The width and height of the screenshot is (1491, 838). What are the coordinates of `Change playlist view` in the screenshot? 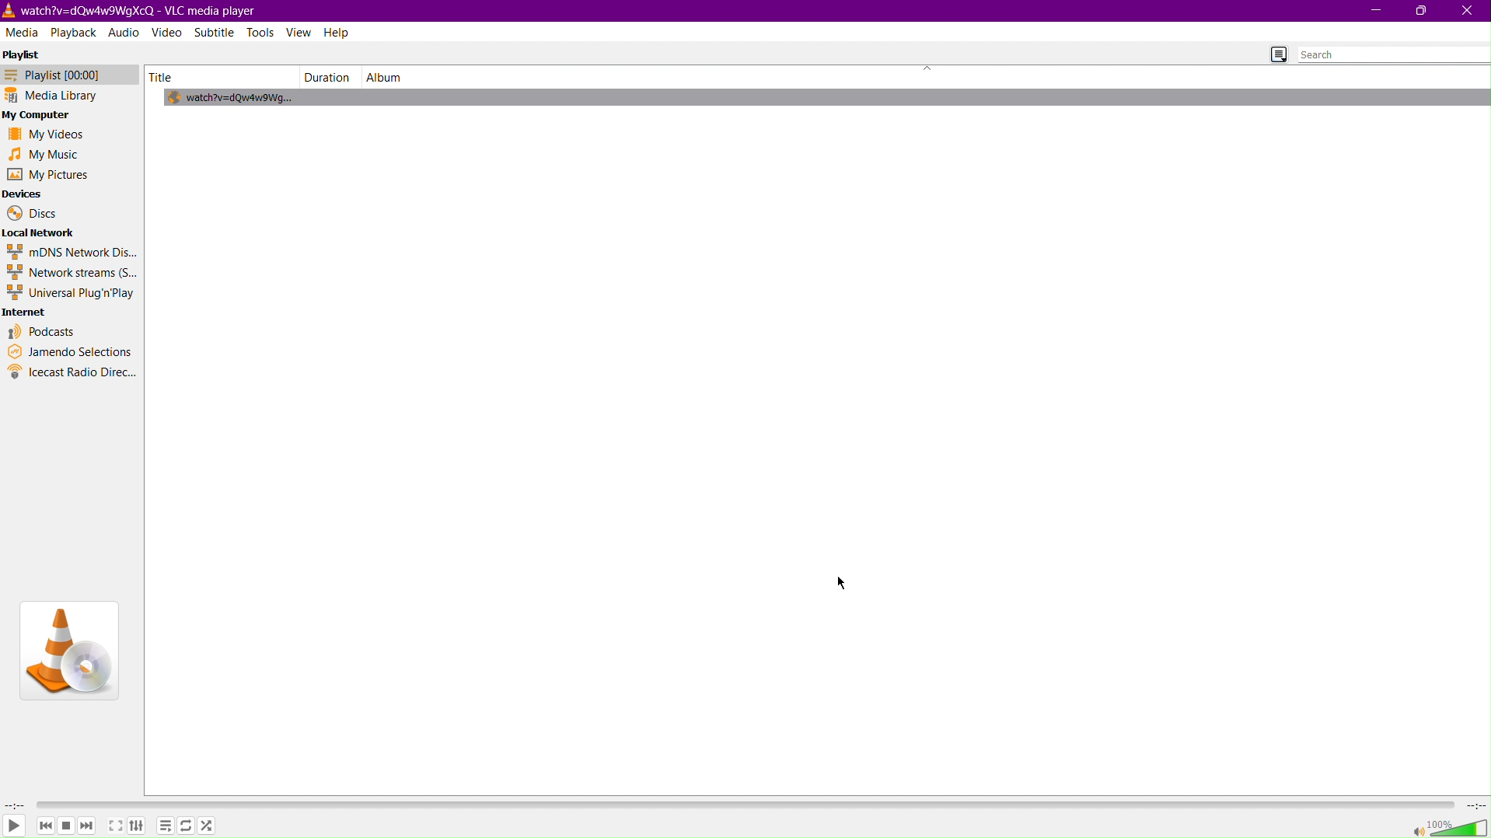 It's located at (1276, 53).